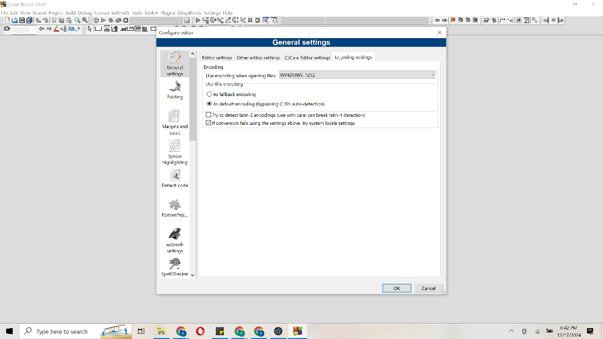 This screenshot has height=339, width=603. What do you see at coordinates (46, 20) in the screenshot?
I see `Move down` at bounding box center [46, 20].